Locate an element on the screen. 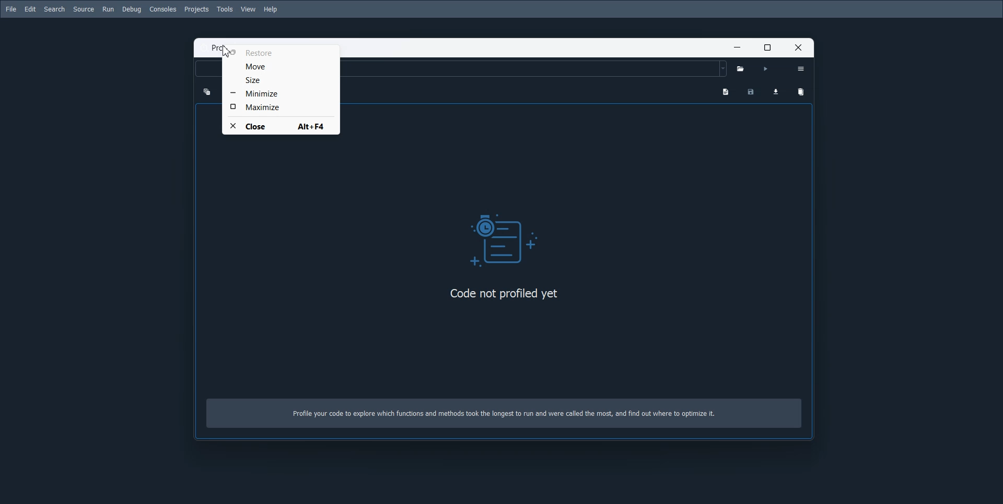 The width and height of the screenshot is (1003, 504). Logo  is located at coordinates (507, 238).